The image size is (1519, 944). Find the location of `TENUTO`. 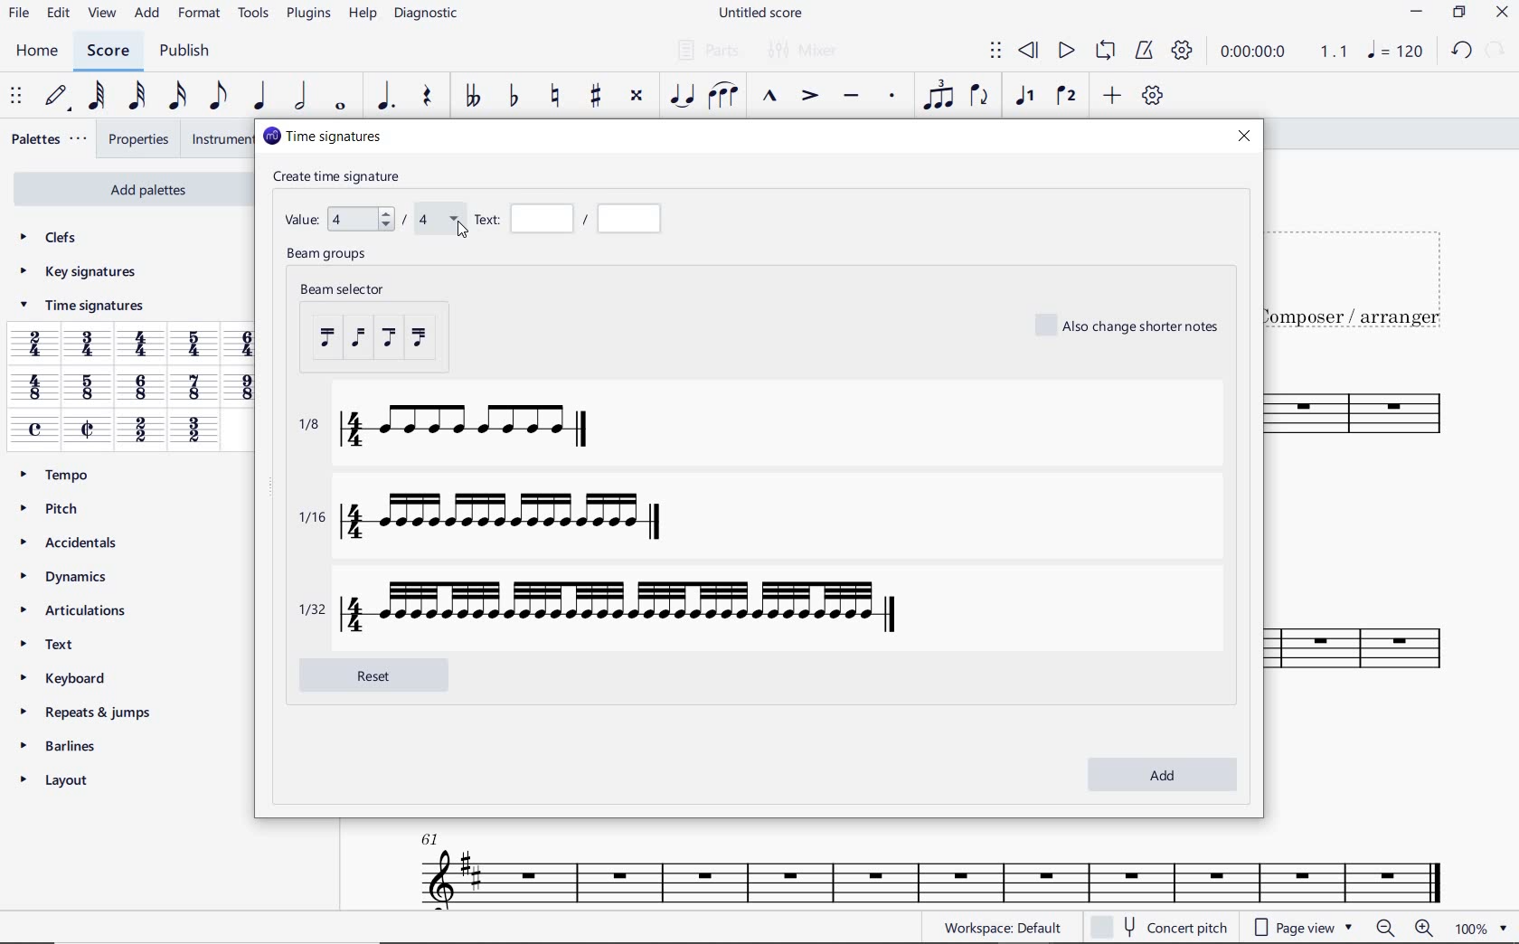

TENUTO is located at coordinates (850, 97).